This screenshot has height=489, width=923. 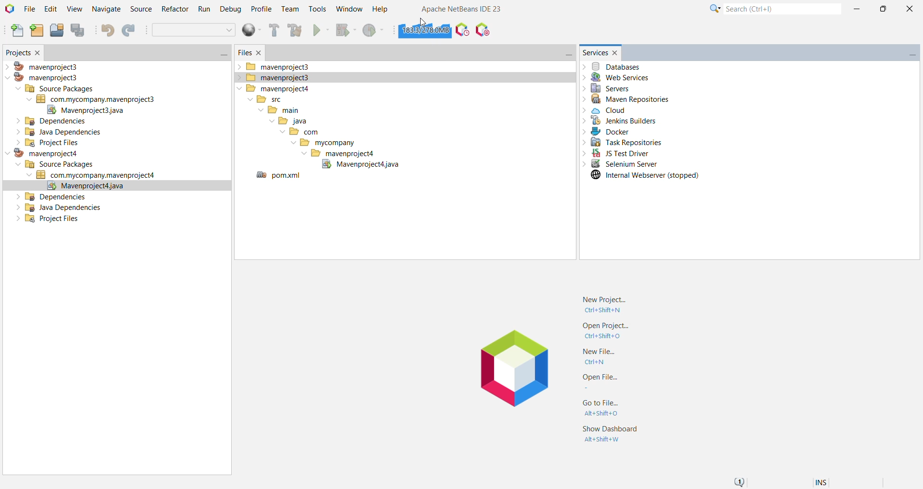 I want to click on Minimize Window Group, so click(x=911, y=54).